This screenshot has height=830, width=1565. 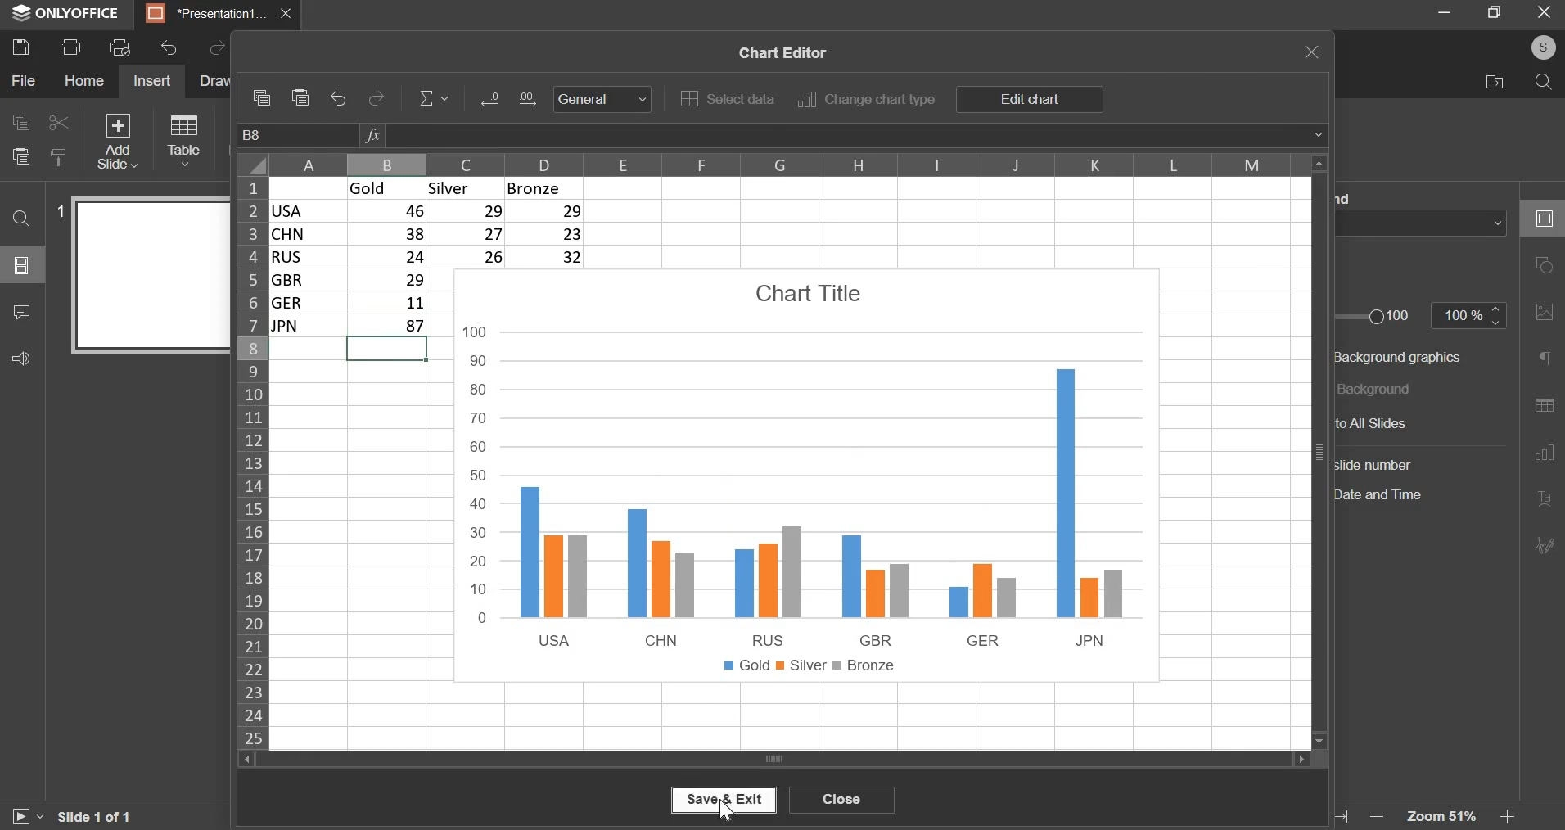 I want to click on background fill color, so click(x=1427, y=223).